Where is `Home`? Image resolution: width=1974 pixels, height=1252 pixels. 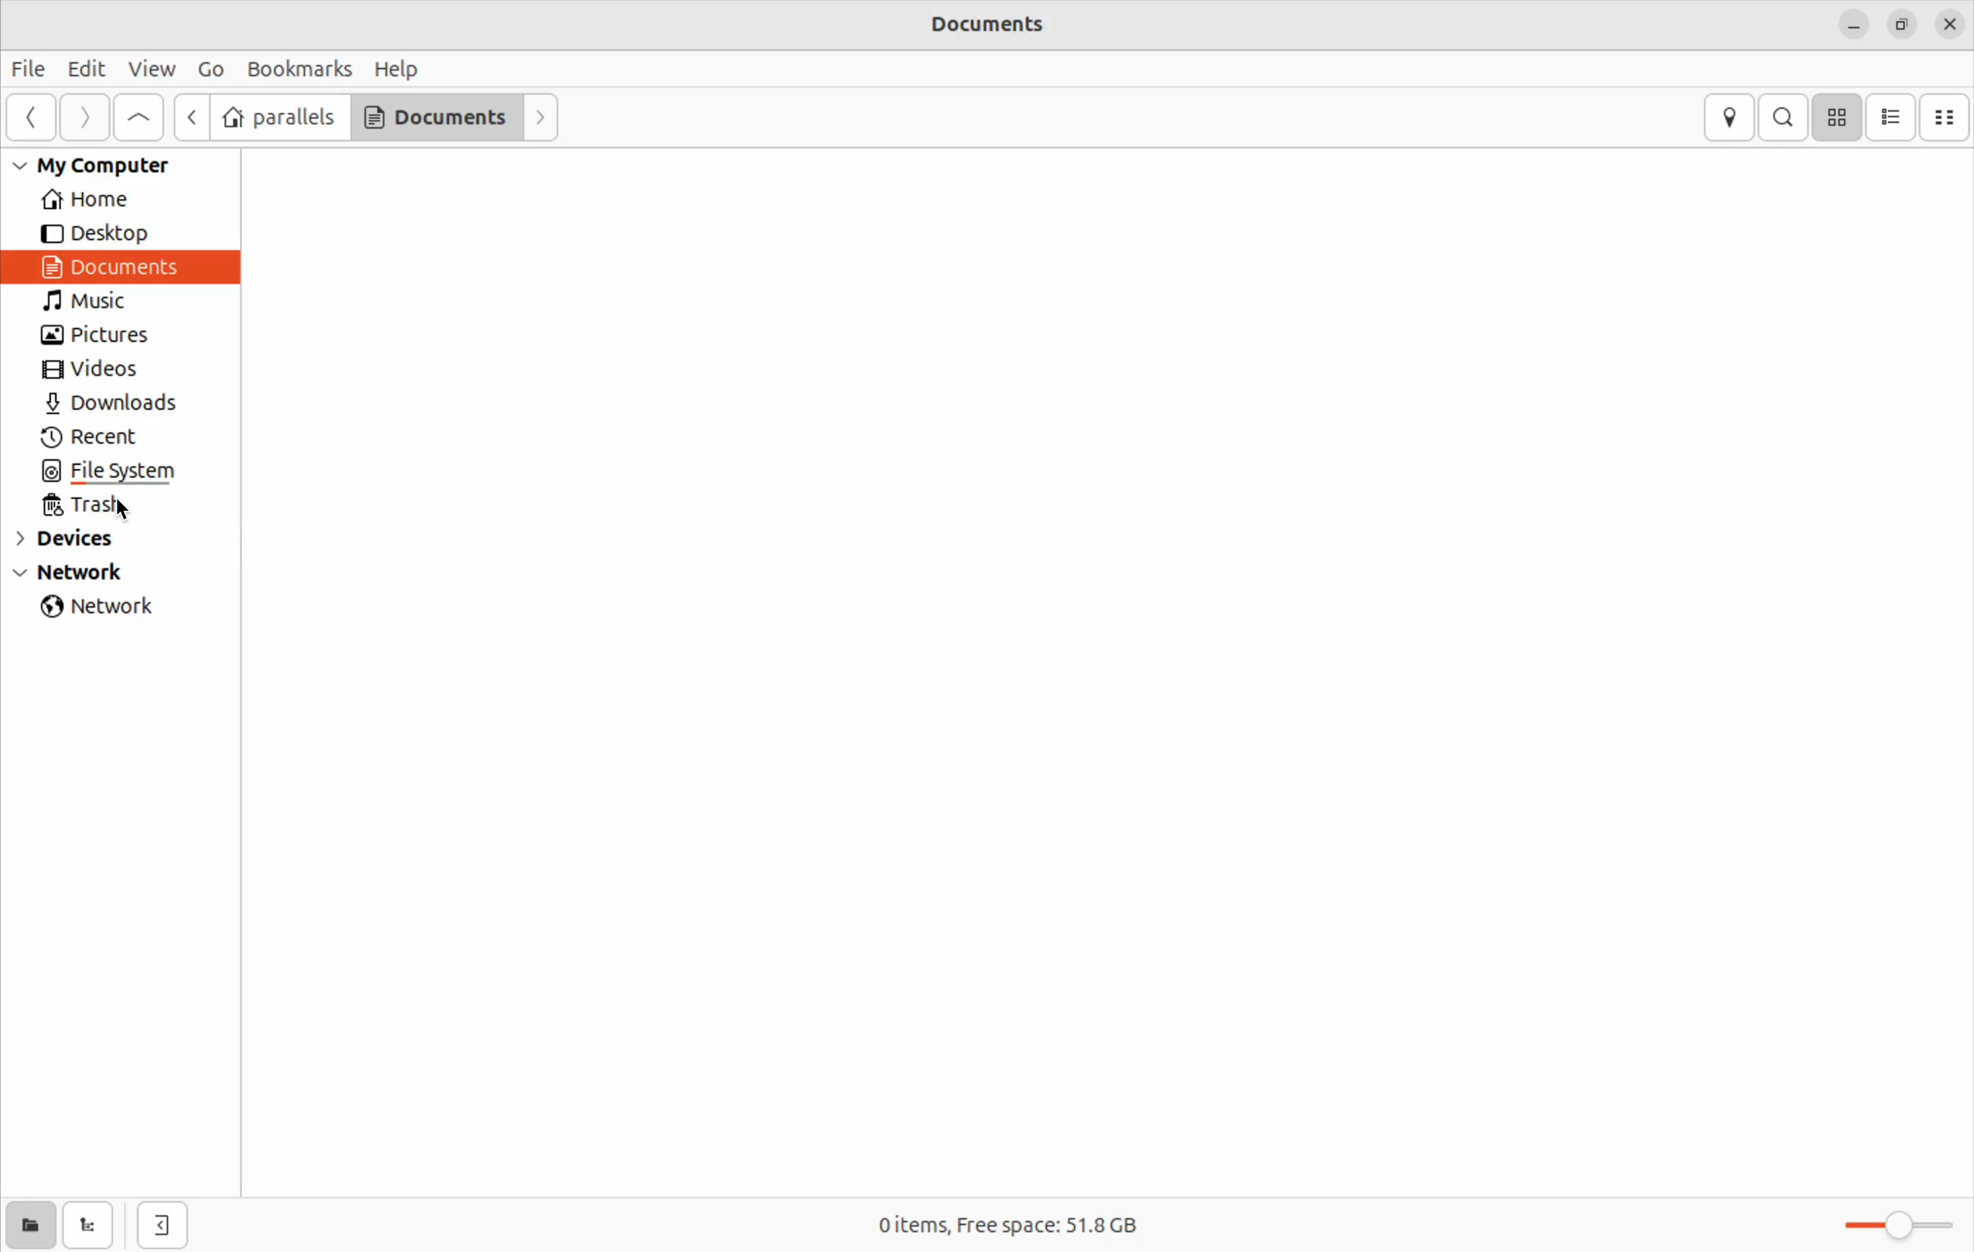
Home is located at coordinates (104, 200).